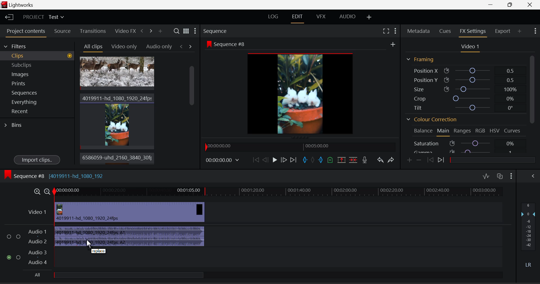 This screenshot has height=284, width=540. Describe the element at coordinates (495, 130) in the screenshot. I see `HSV` at that location.